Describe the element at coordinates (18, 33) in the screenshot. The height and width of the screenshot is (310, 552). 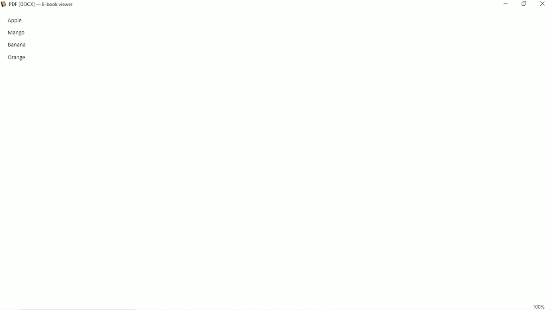
I see `Mango` at that location.